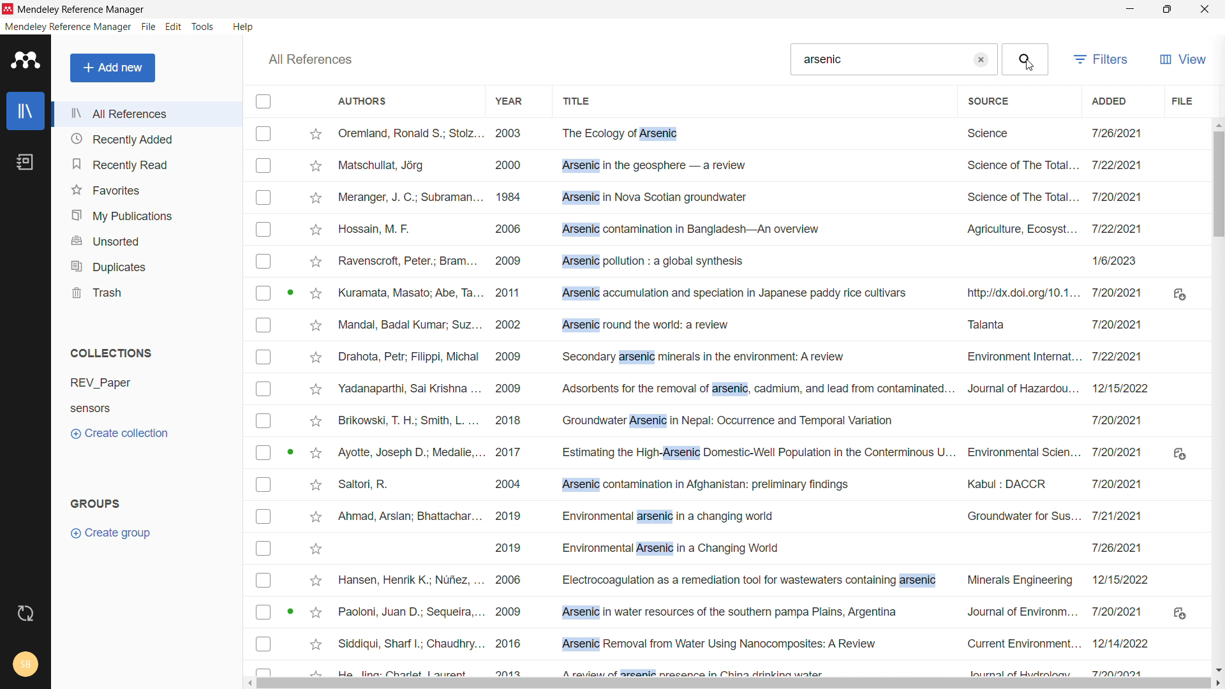 The width and height of the screenshot is (1225, 689). What do you see at coordinates (315, 645) in the screenshot?
I see `Add to favourites` at bounding box center [315, 645].